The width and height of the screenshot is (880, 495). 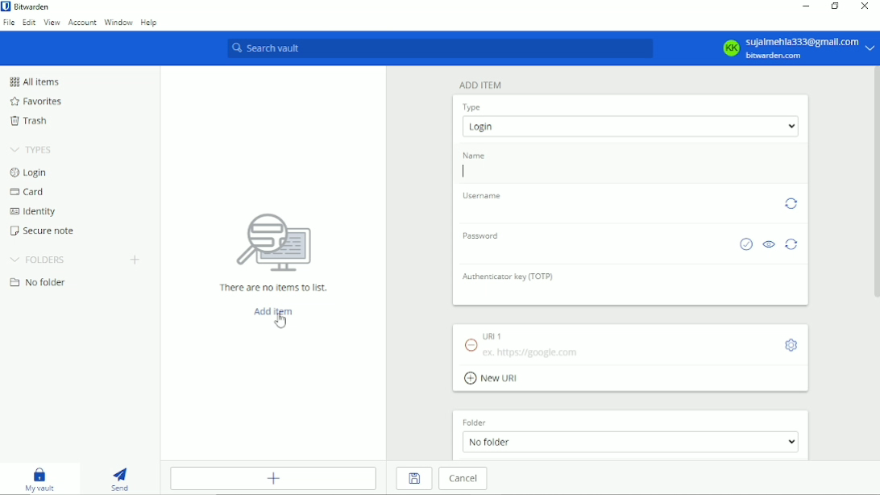 What do you see at coordinates (31, 120) in the screenshot?
I see `Trash` at bounding box center [31, 120].